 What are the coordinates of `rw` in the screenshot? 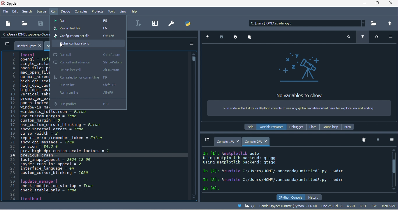 It's located at (376, 206).